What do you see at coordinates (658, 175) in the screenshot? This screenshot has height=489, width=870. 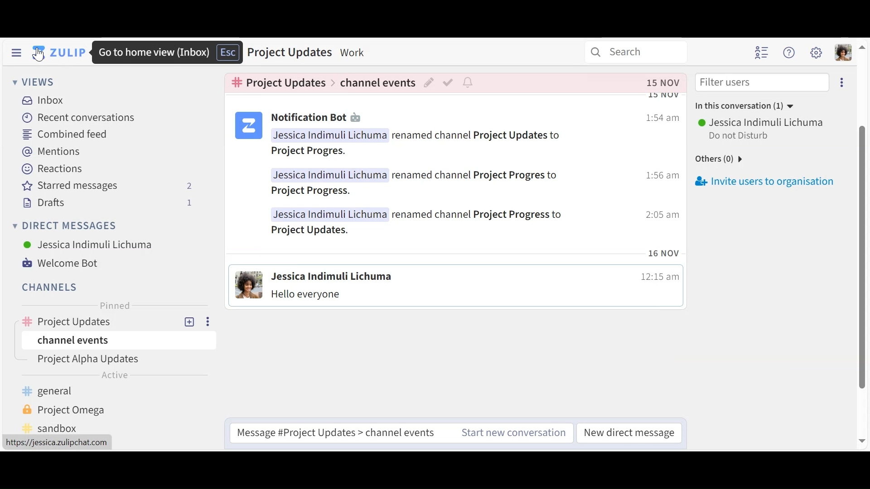 I see `time` at bounding box center [658, 175].